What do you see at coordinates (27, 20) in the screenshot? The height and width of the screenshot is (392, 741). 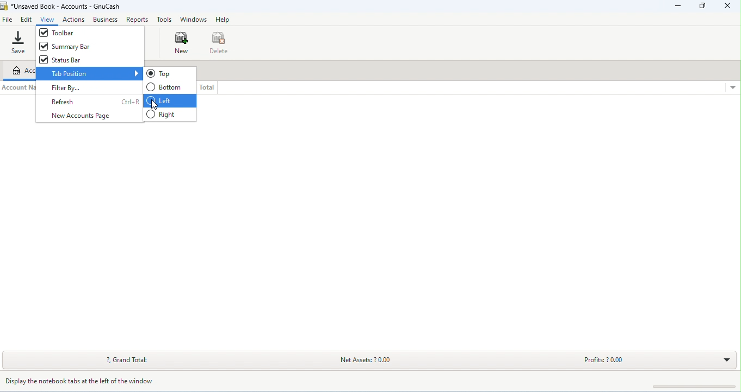 I see `edit` at bounding box center [27, 20].